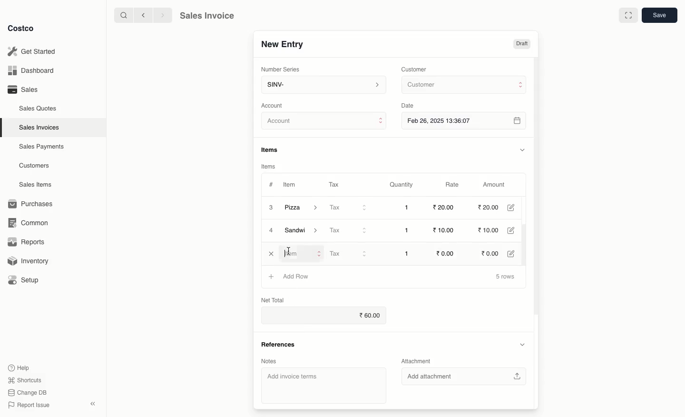  I want to click on Add Row, so click(296, 275).